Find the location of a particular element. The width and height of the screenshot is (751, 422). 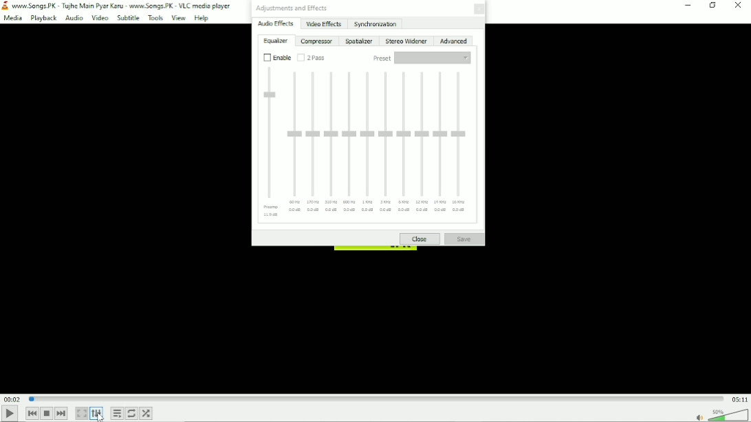

Audio effects is located at coordinates (275, 23).